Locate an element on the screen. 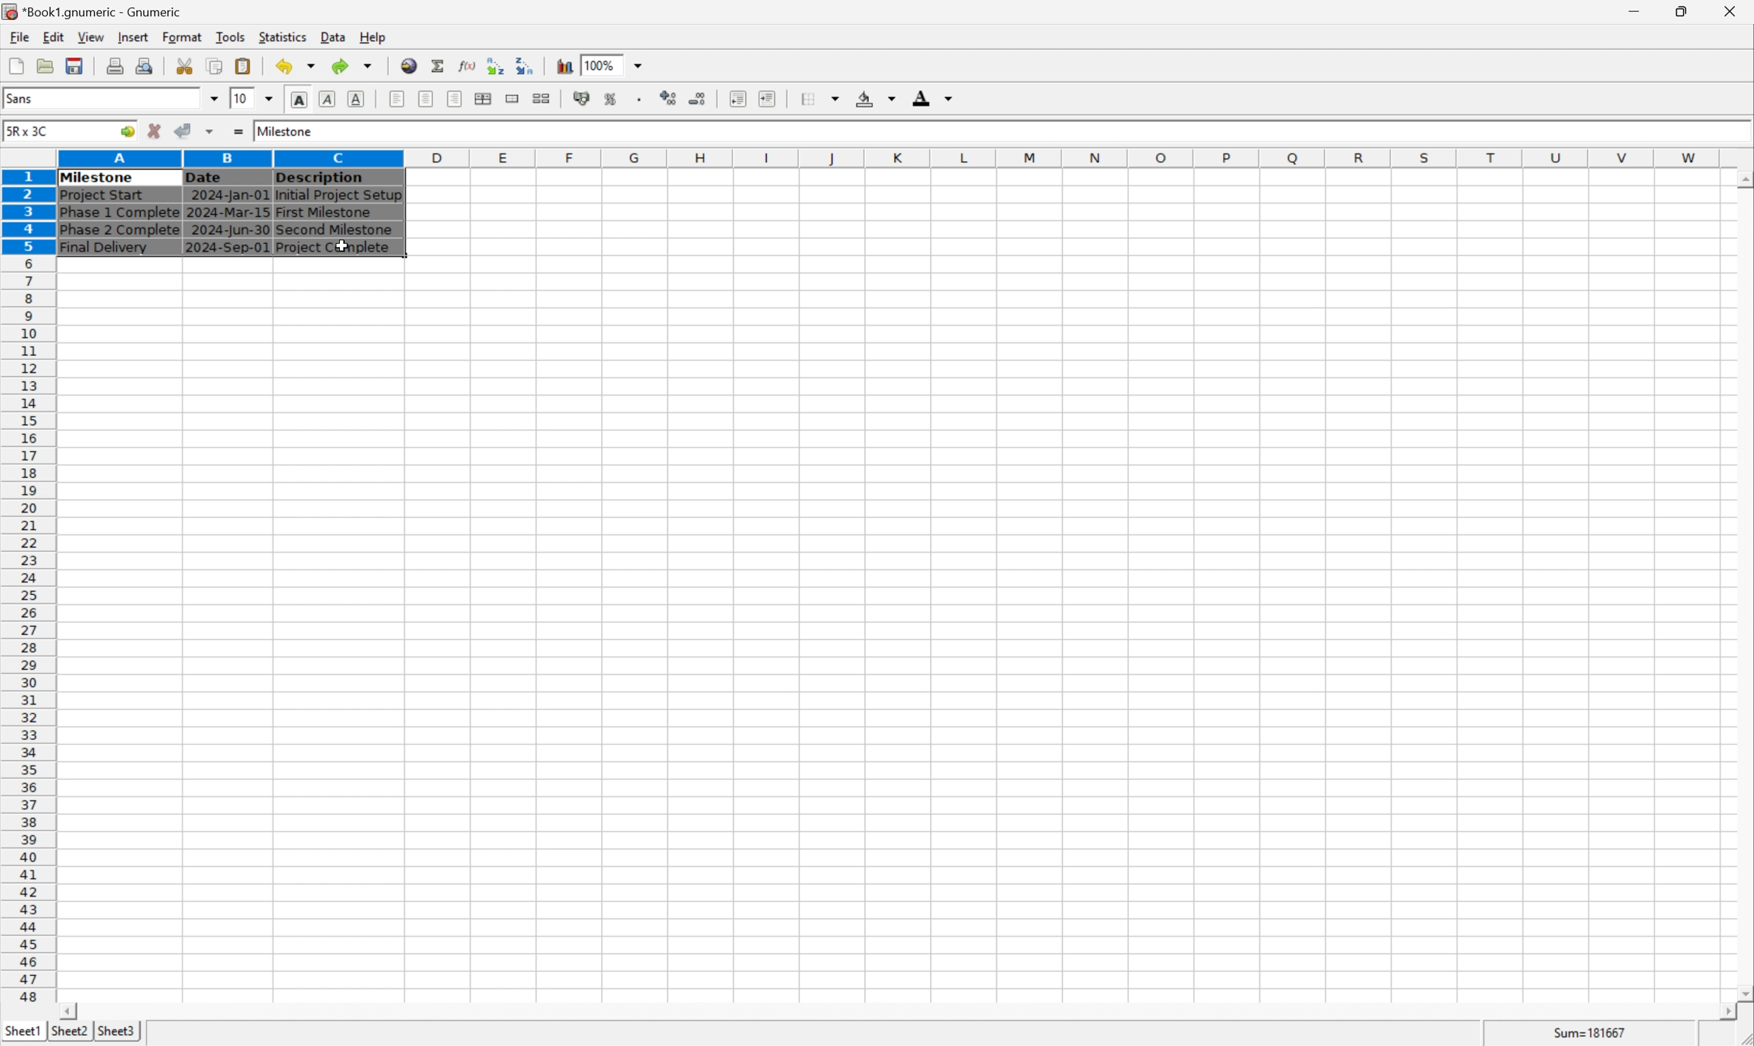 This screenshot has width=1754, height=1046. go to is located at coordinates (125, 132).